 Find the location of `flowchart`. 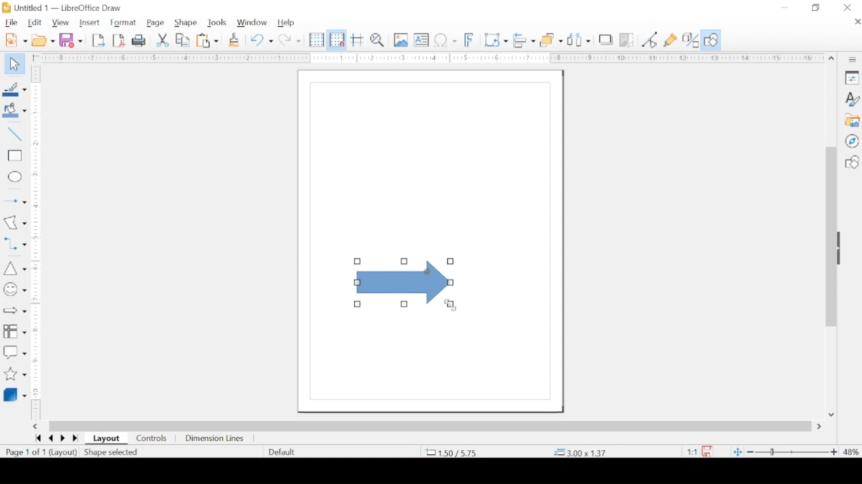

flowchart is located at coordinates (15, 333).